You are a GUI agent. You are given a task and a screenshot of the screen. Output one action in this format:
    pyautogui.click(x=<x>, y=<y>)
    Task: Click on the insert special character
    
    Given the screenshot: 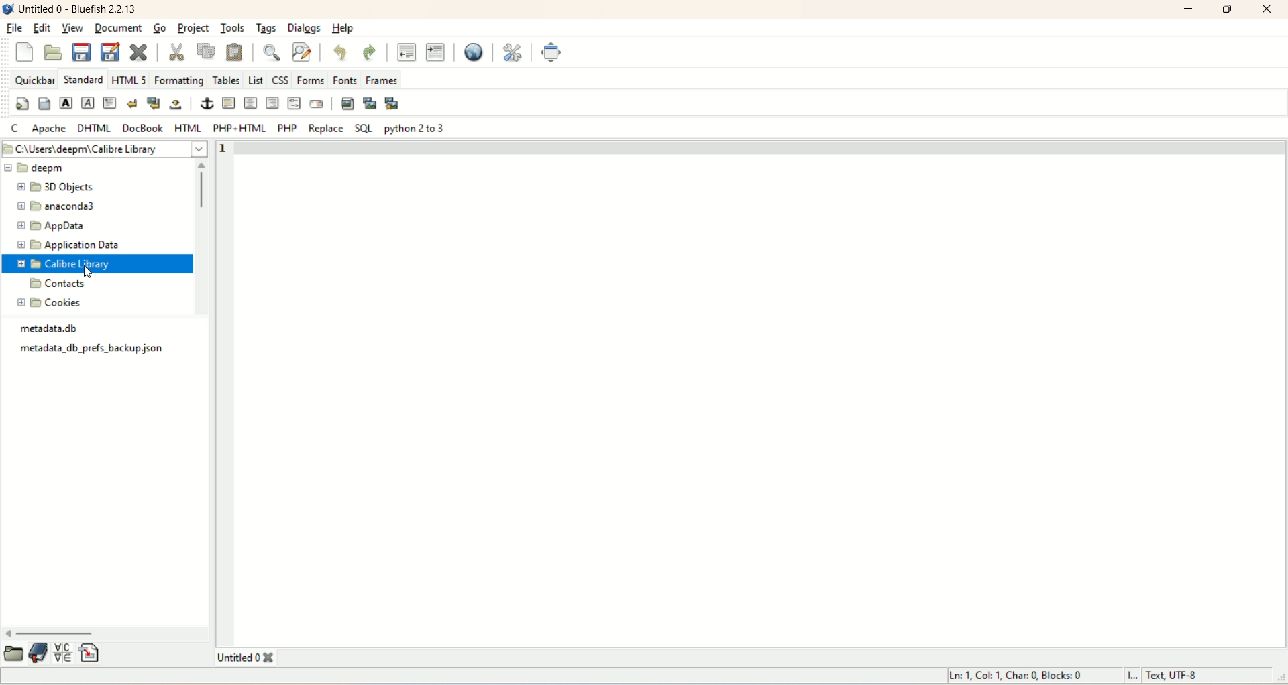 What is the action you would take?
    pyautogui.click(x=63, y=653)
    